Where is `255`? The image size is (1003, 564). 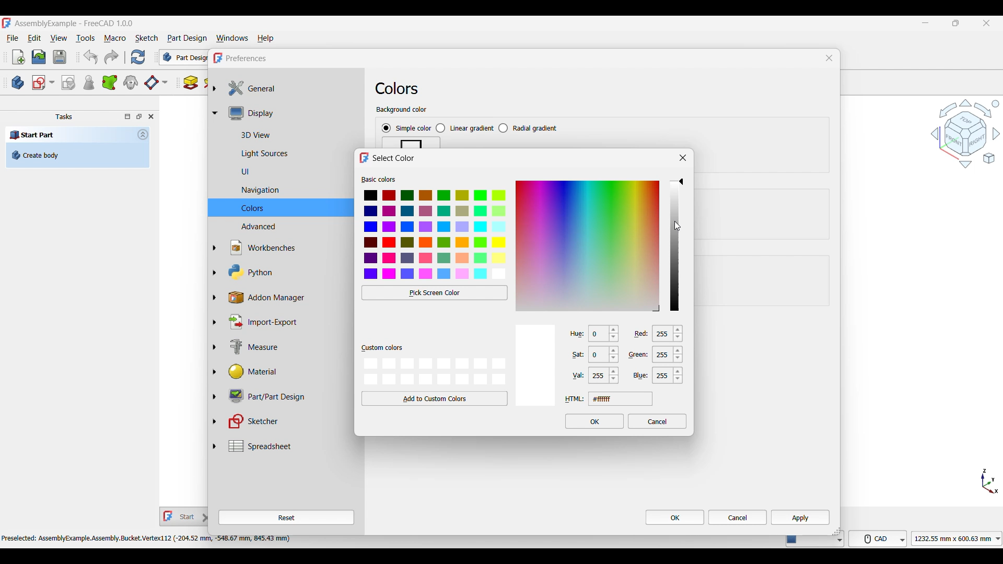 255 is located at coordinates (604, 377).